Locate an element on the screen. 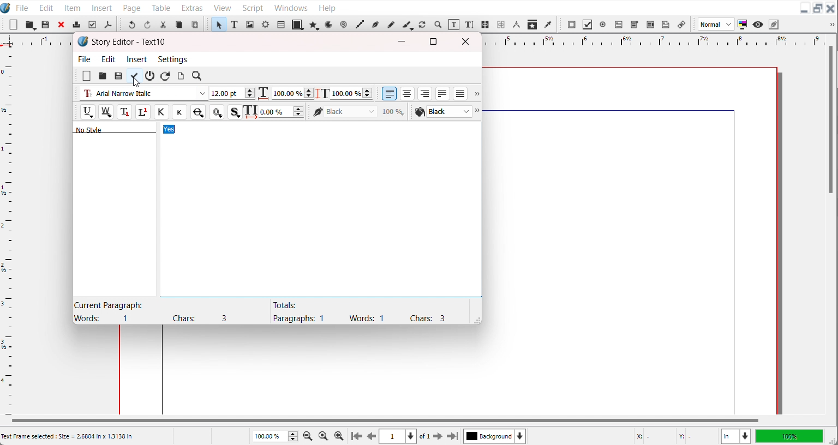 Image resolution: width=838 pixels, height=445 pixels. File is located at coordinates (22, 7).